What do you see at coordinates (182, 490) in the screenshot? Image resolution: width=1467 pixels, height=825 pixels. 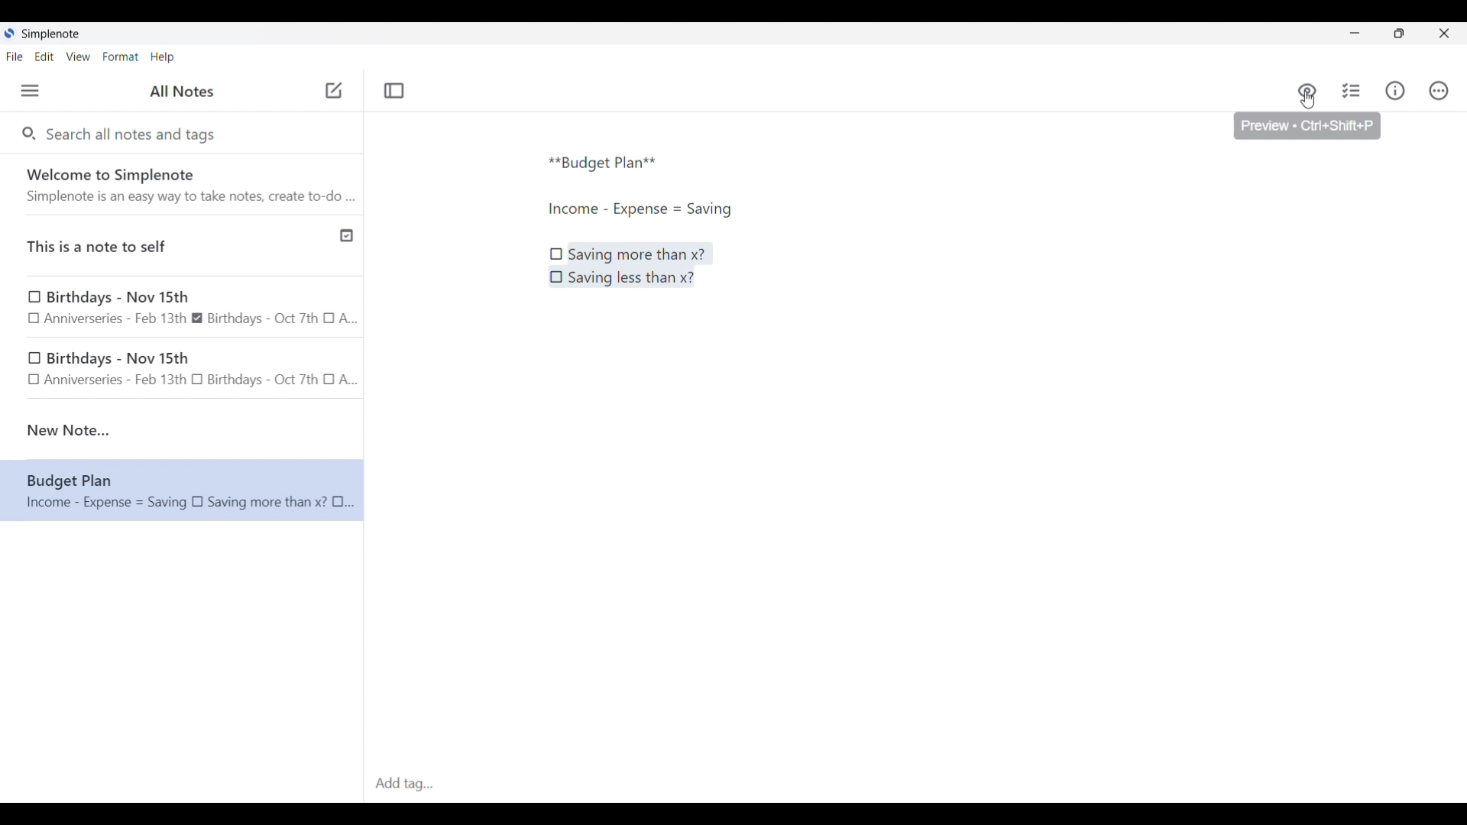 I see `Note text changed` at bounding box center [182, 490].